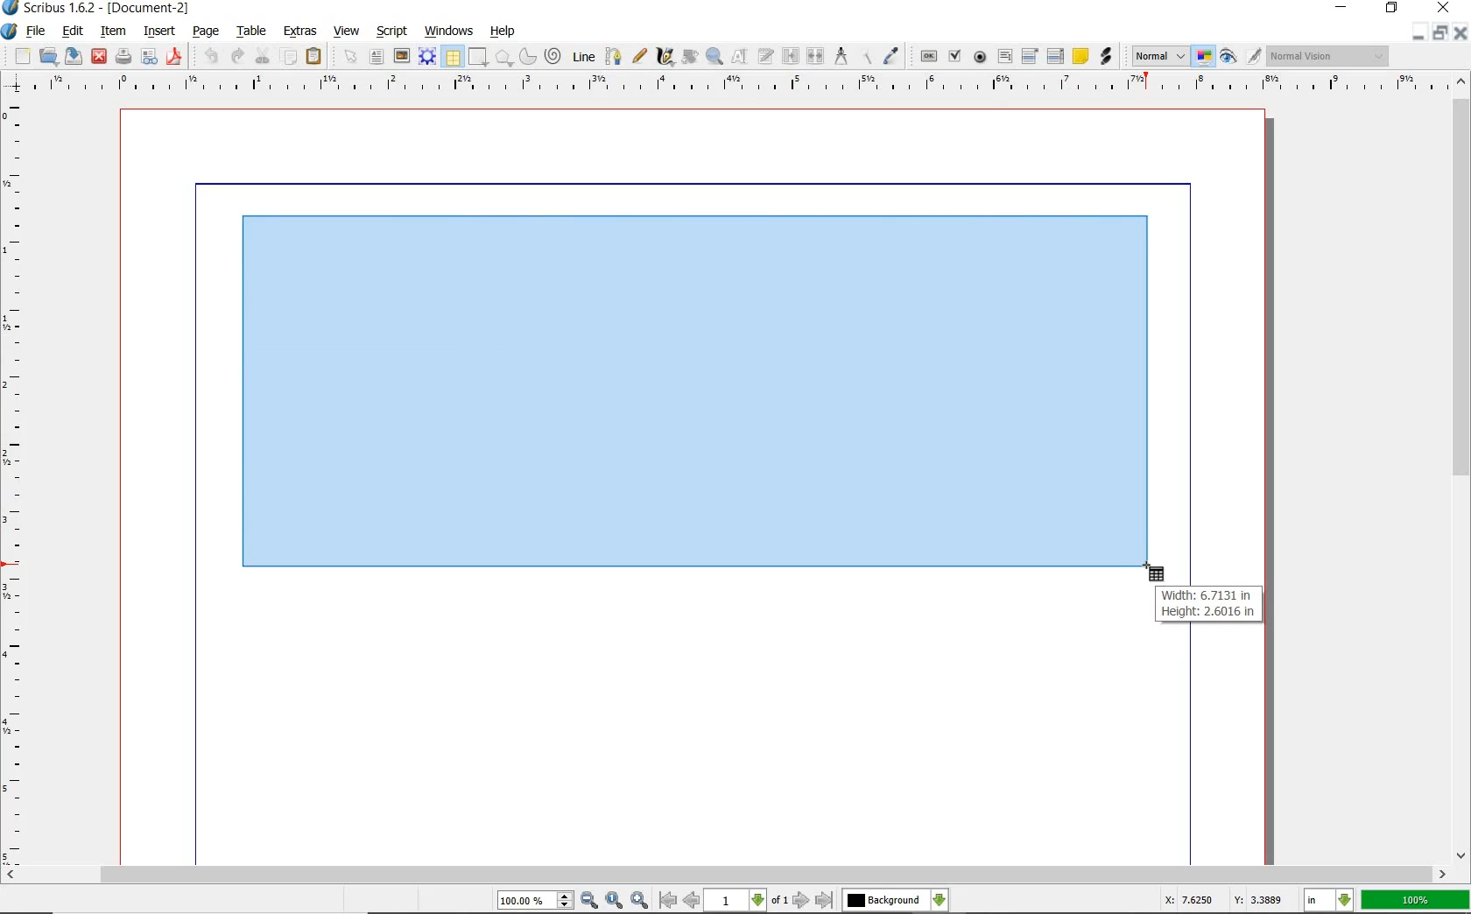 This screenshot has height=914, width=1471. I want to click on new, so click(24, 55).